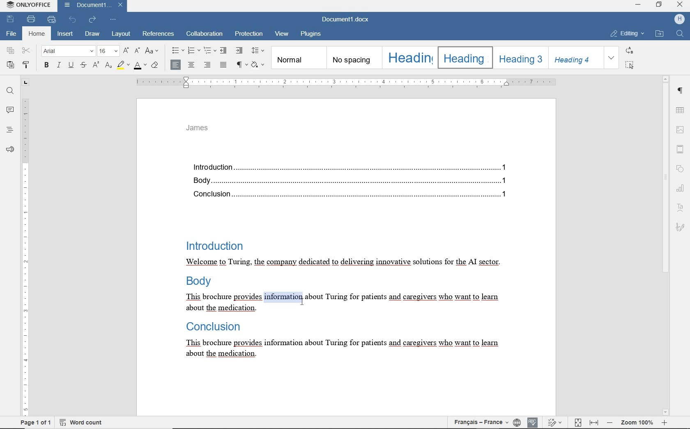 This screenshot has height=429, width=690. I want to click on TEXT LANGUAGE, so click(481, 422).